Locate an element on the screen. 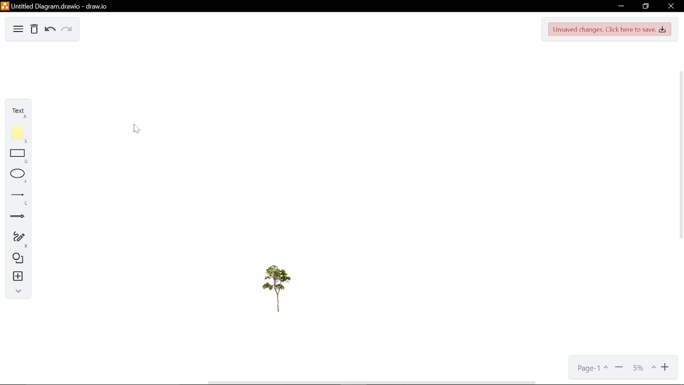 The height and width of the screenshot is (385, 684). Current window is located at coordinates (59, 5).